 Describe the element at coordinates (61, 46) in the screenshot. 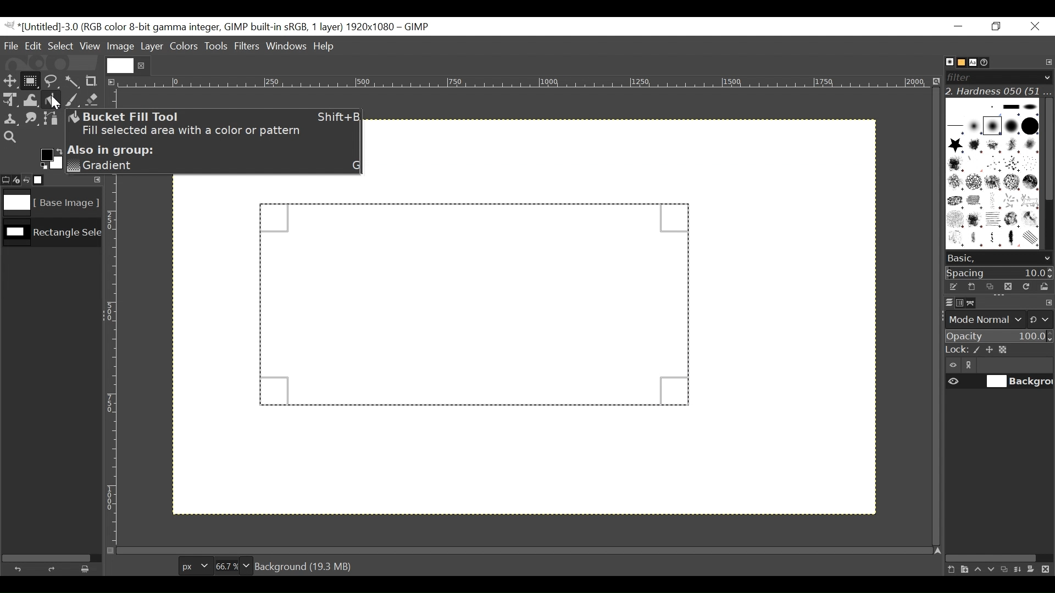

I see `Select` at that location.